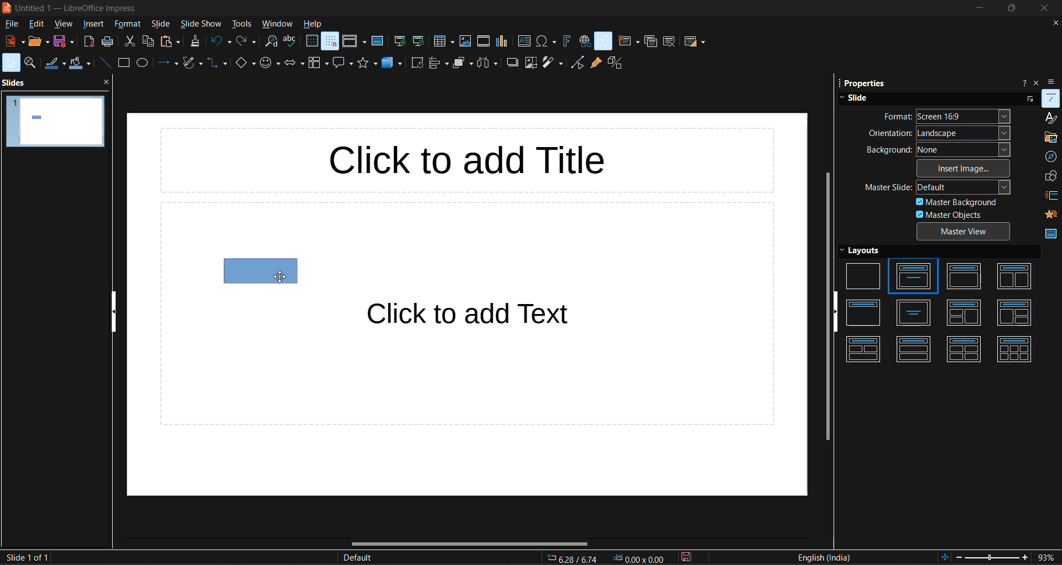  Describe the element at coordinates (216, 64) in the screenshot. I see `connectors` at that location.